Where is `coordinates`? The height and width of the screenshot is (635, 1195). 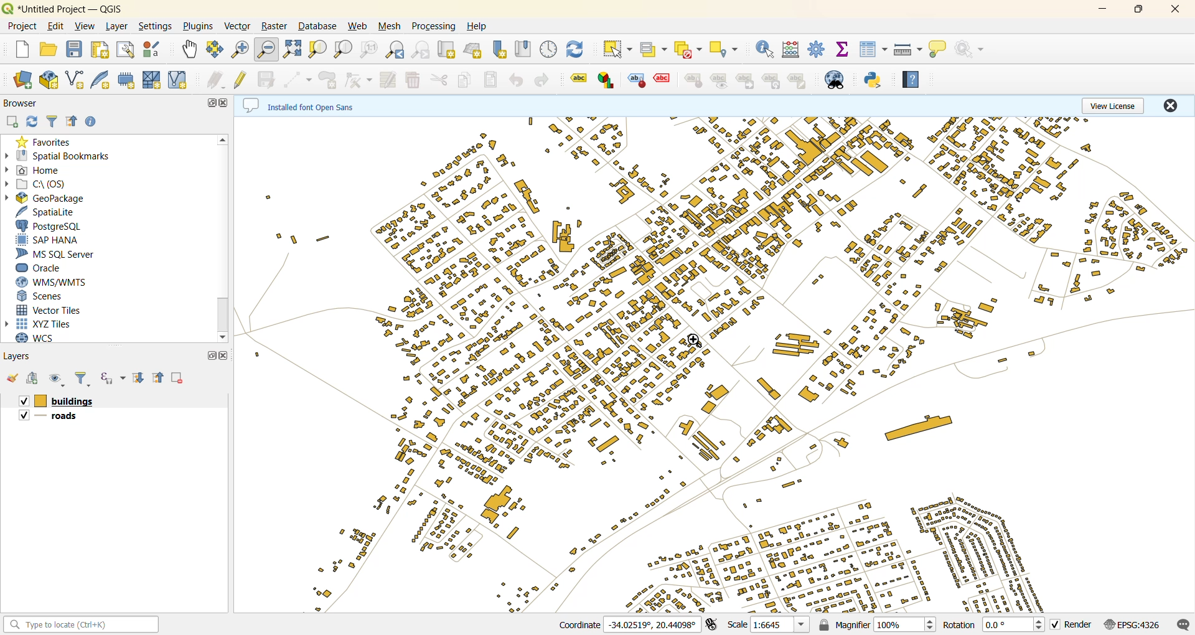 coordinates is located at coordinates (626, 624).